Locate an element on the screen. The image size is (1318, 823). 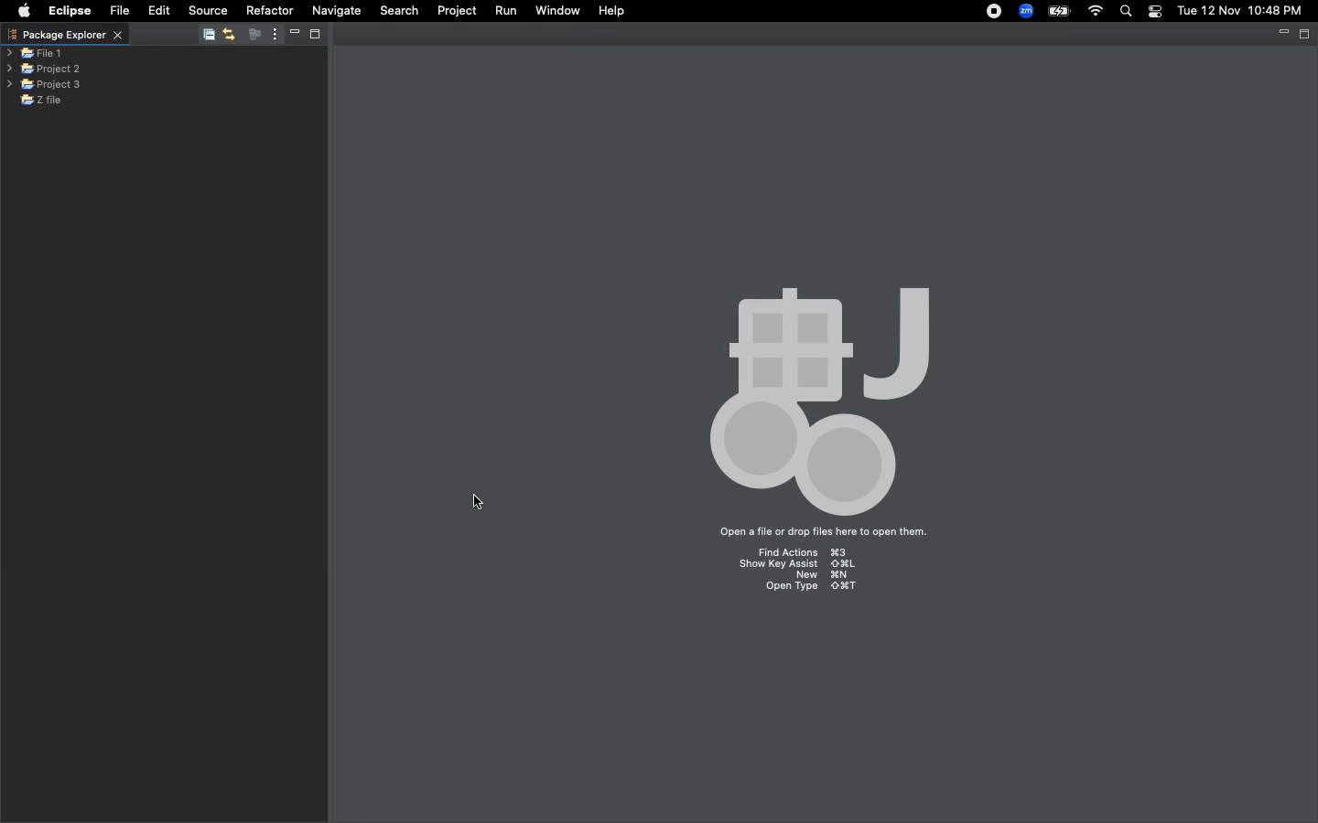
Search is located at coordinates (1126, 11).